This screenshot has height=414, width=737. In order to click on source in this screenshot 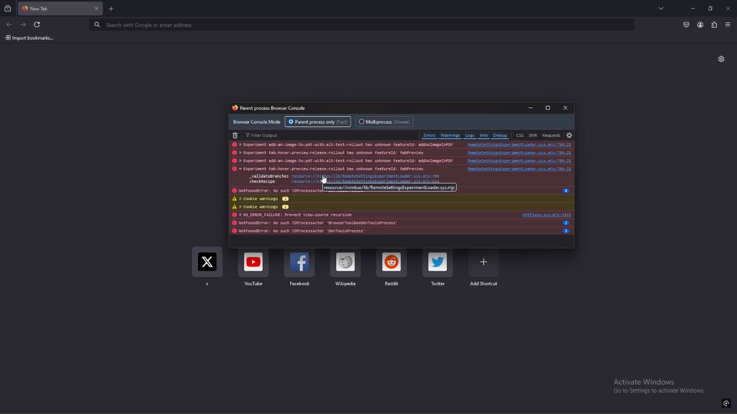, I will do `click(519, 152)`.